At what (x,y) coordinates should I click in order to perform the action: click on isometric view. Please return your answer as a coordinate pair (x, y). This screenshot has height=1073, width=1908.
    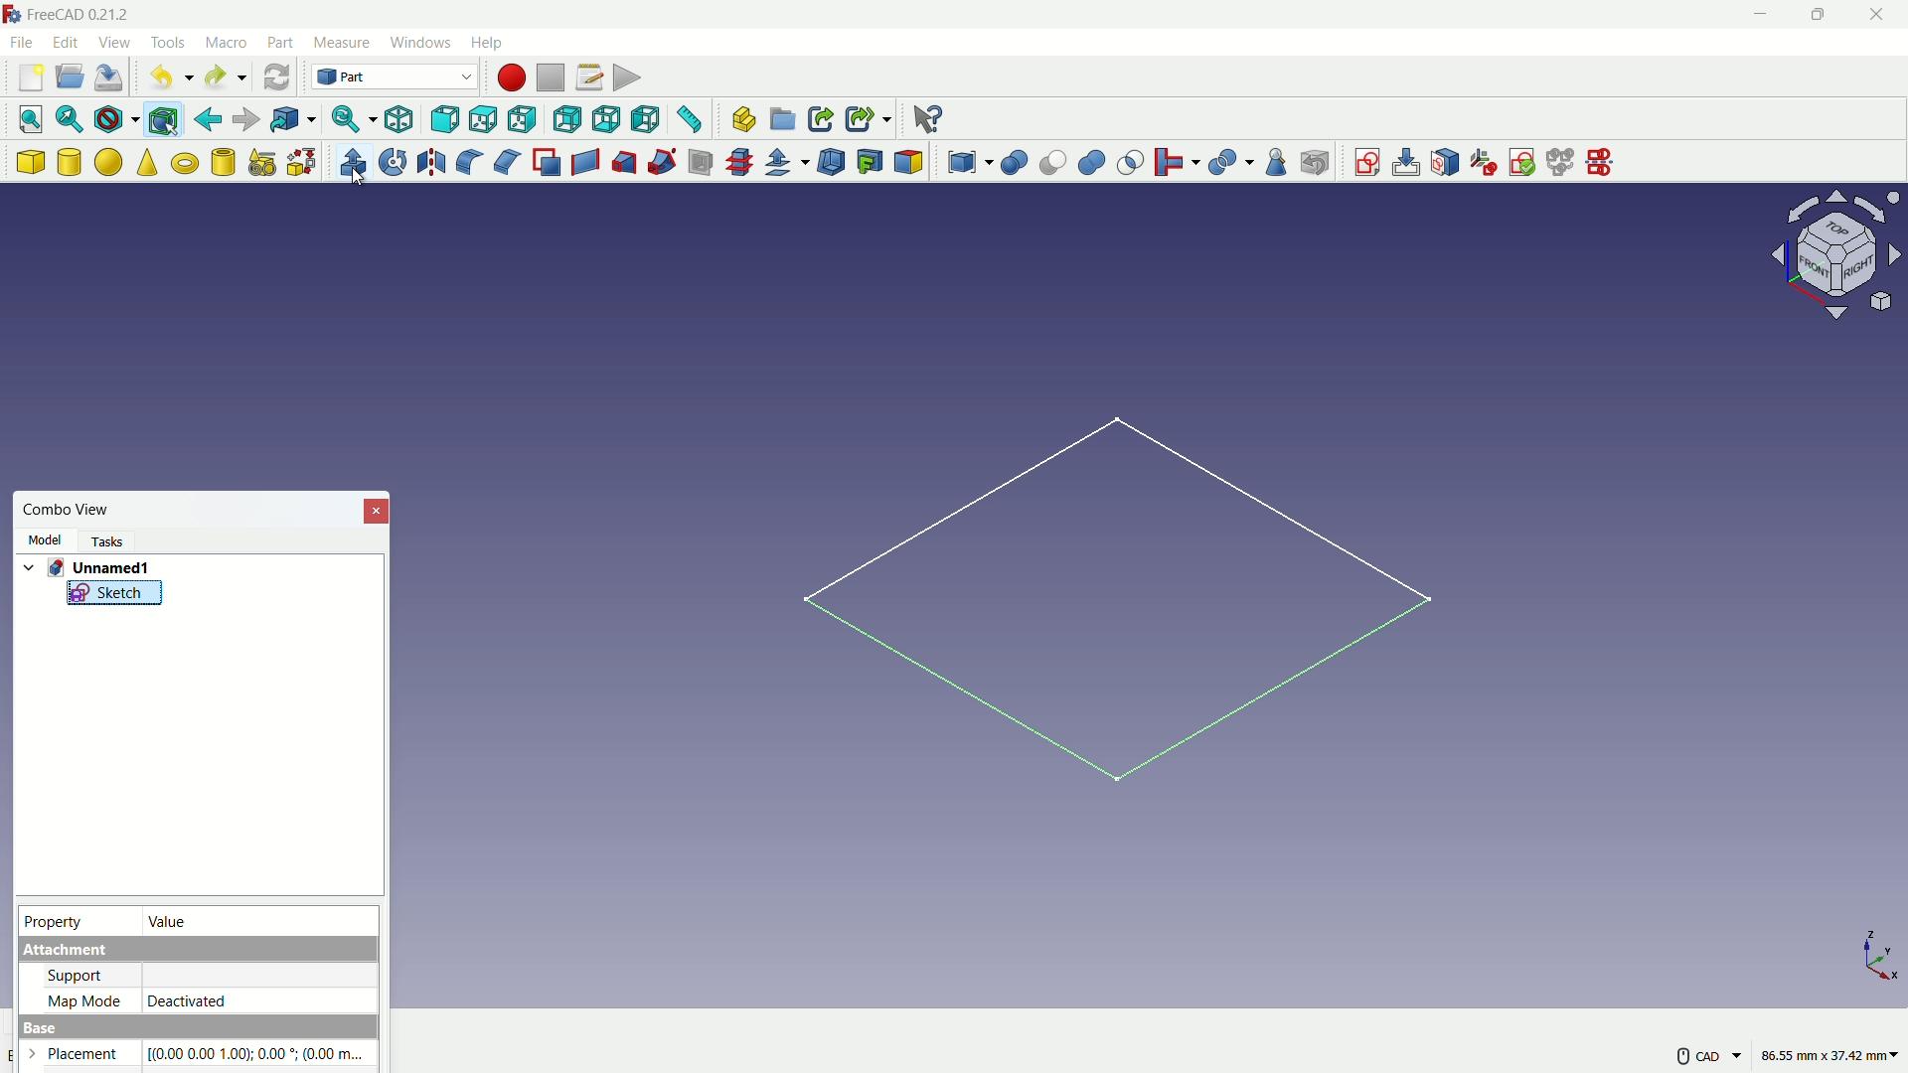
    Looking at the image, I should click on (399, 120).